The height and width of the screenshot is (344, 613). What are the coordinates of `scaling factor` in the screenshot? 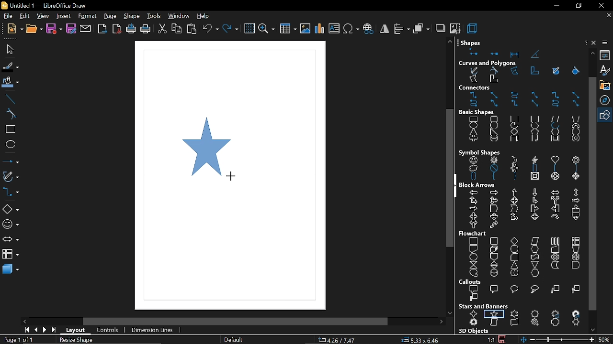 It's located at (491, 339).